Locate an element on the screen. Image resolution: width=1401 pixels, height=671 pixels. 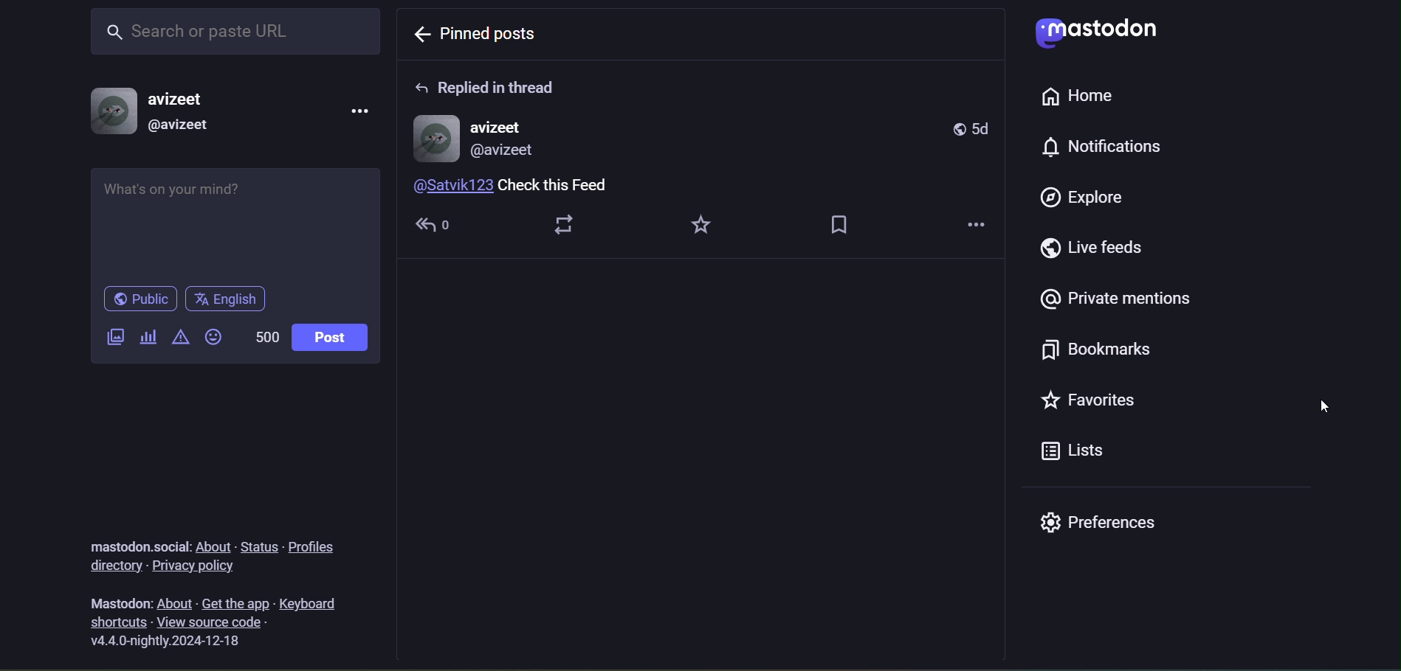
bookmarks is located at coordinates (1092, 349).